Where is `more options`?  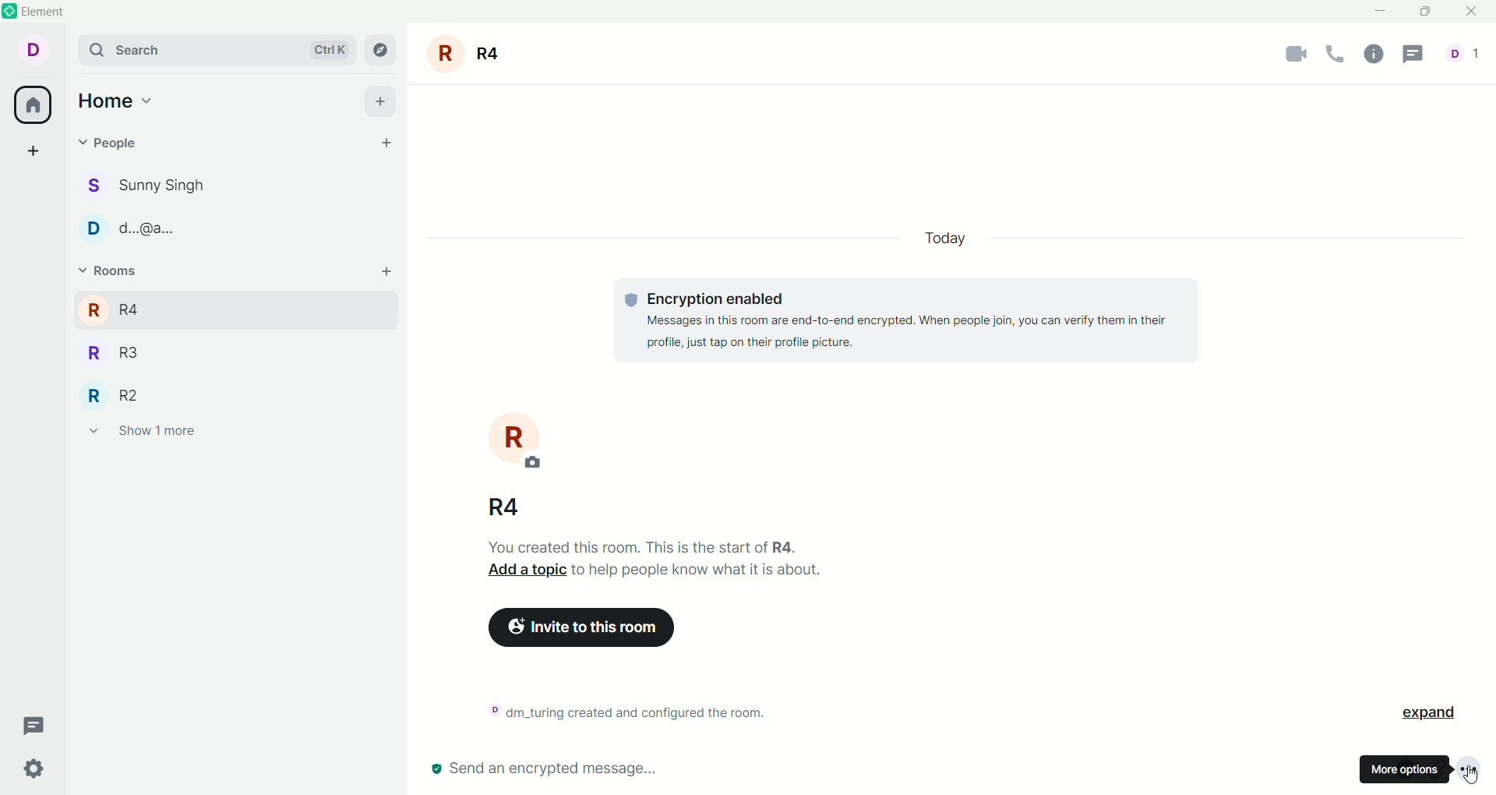
more options is located at coordinates (1405, 771).